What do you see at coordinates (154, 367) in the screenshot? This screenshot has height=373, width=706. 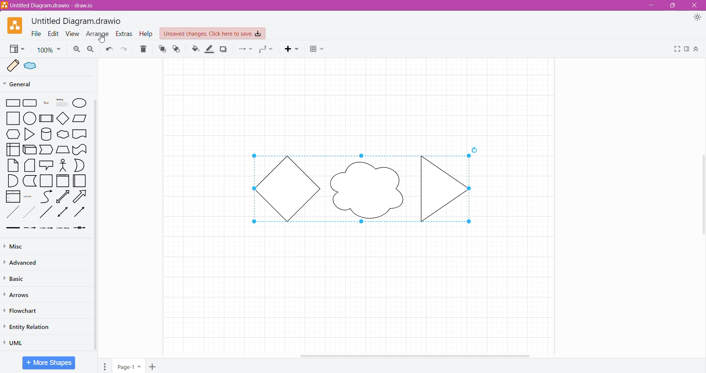 I see `Add Page` at bounding box center [154, 367].